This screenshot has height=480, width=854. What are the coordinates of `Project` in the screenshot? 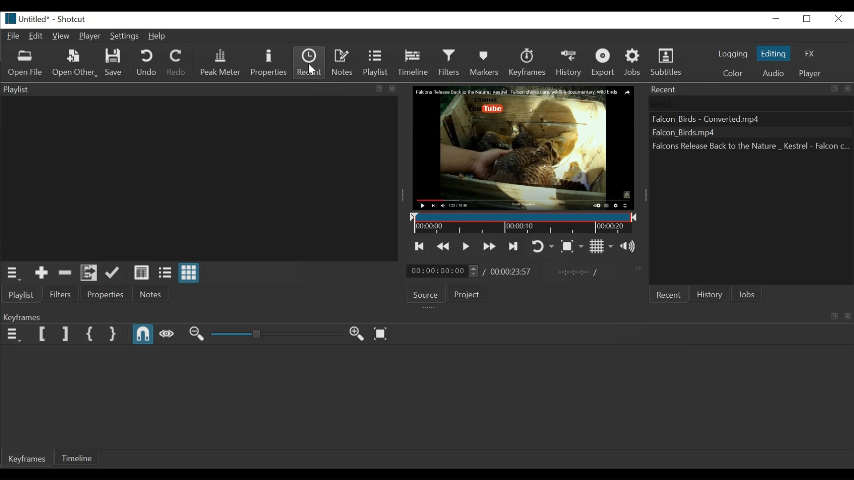 It's located at (466, 295).